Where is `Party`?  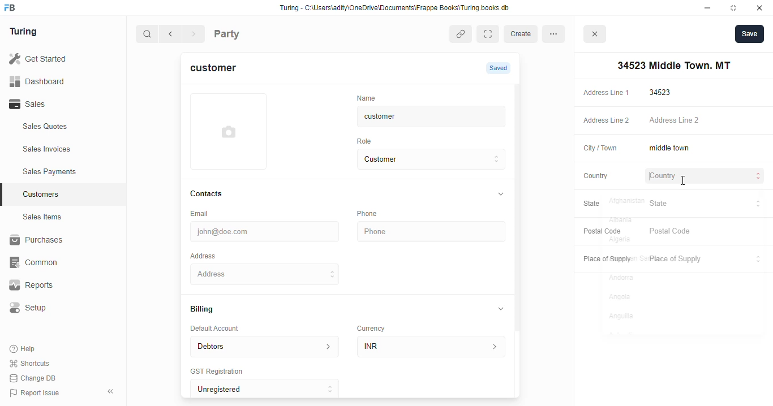
Party is located at coordinates (250, 33).